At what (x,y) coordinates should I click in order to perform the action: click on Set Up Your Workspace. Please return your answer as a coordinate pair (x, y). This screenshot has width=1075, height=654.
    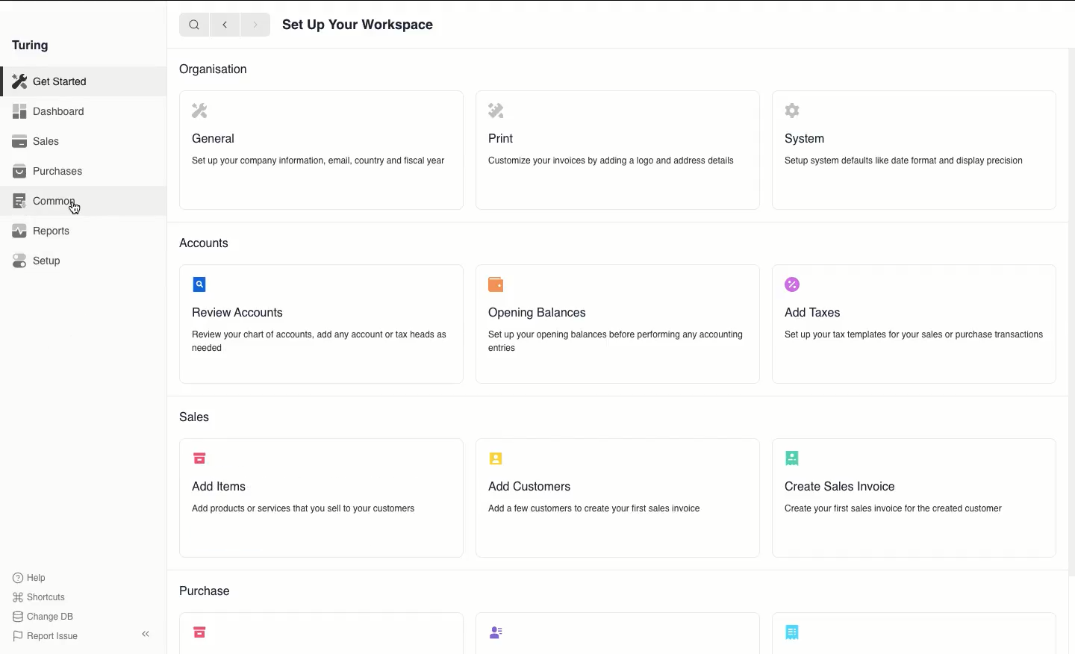
    Looking at the image, I should click on (362, 25).